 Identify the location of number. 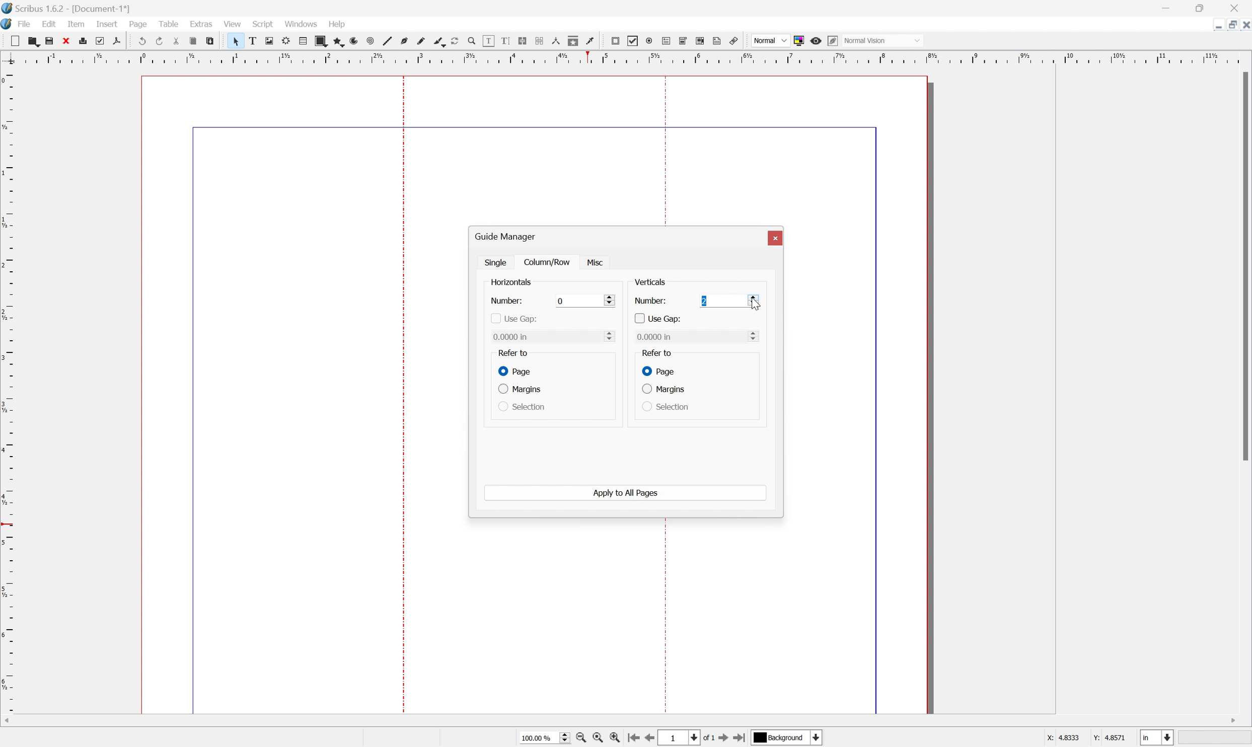
(507, 301).